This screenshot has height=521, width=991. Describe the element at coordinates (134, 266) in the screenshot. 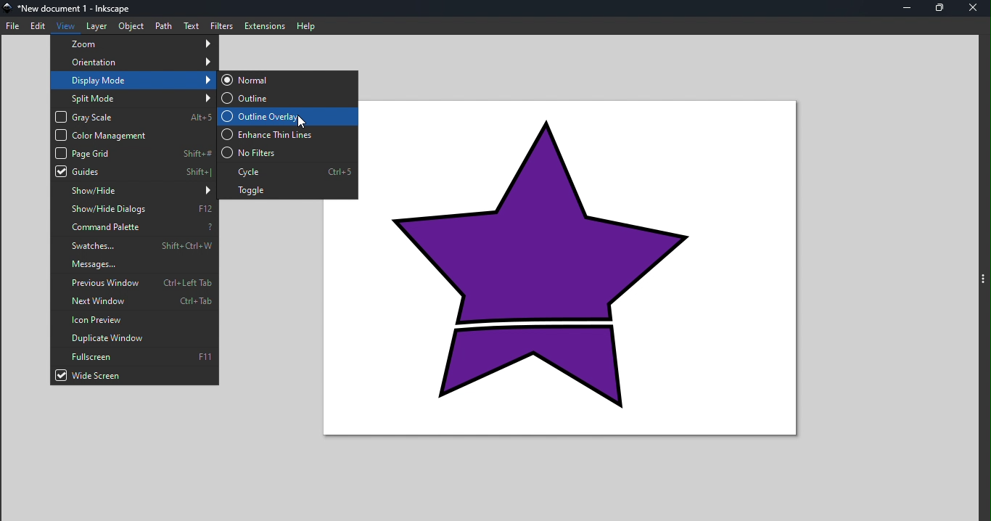

I see `Messages` at that location.